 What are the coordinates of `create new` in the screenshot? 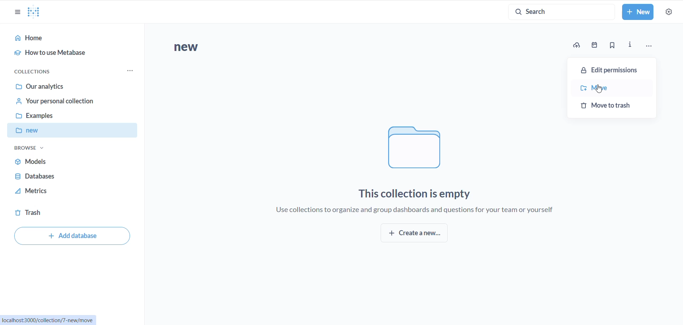 It's located at (418, 234).